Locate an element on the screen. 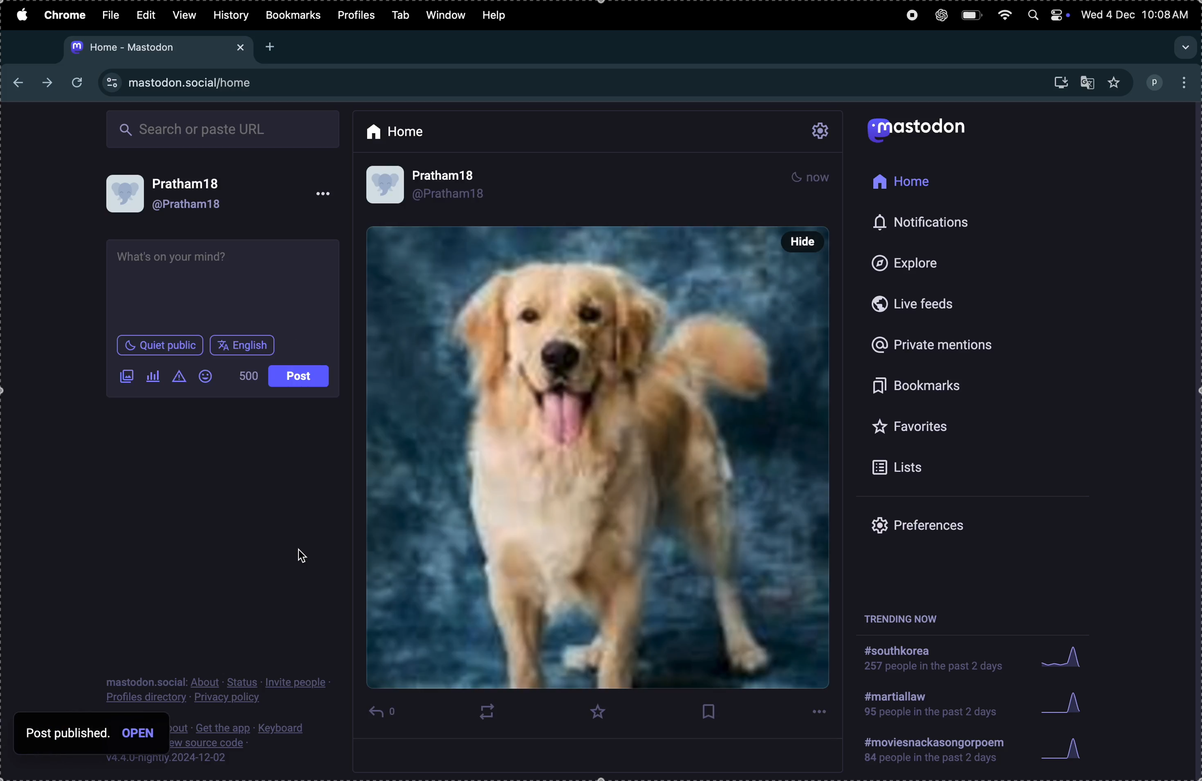 The width and height of the screenshot is (1202, 781). post published is located at coordinates (66, 732).